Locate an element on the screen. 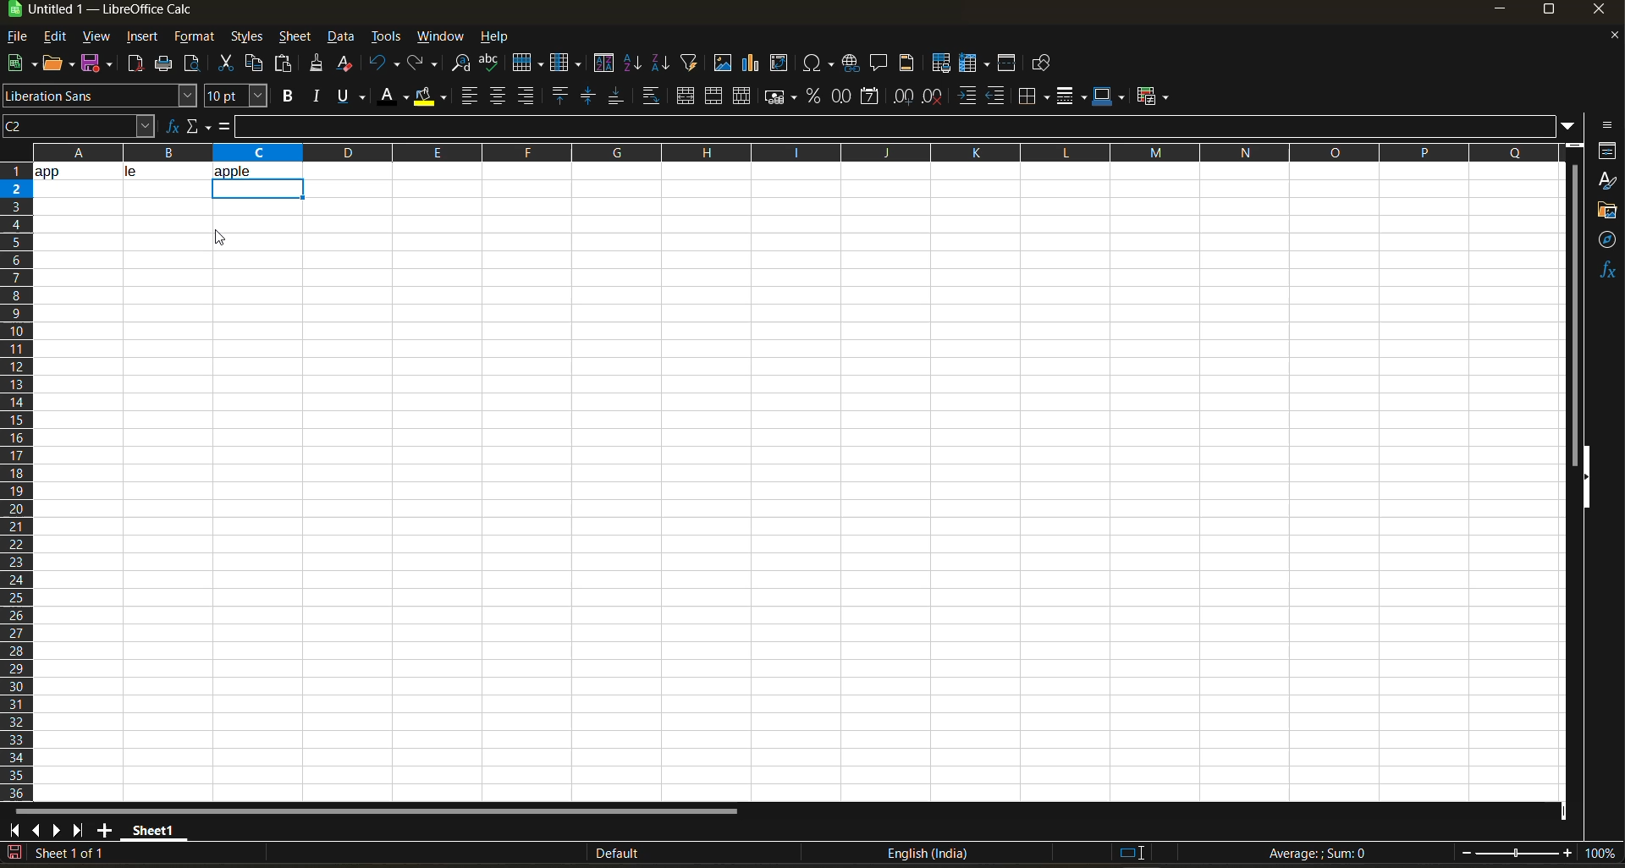 This screenshot has width=1625, height=868. functions is located at coordinates (1606, 270).